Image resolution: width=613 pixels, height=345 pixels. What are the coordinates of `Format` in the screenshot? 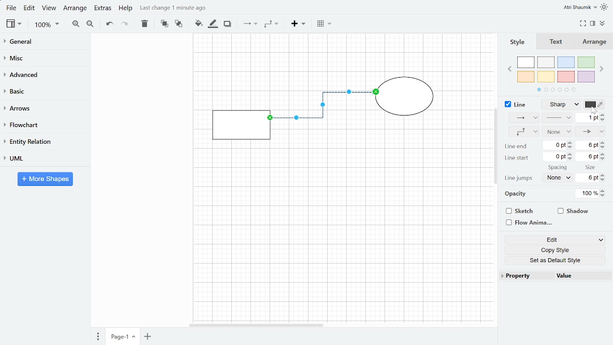 It's located at (593, 23).